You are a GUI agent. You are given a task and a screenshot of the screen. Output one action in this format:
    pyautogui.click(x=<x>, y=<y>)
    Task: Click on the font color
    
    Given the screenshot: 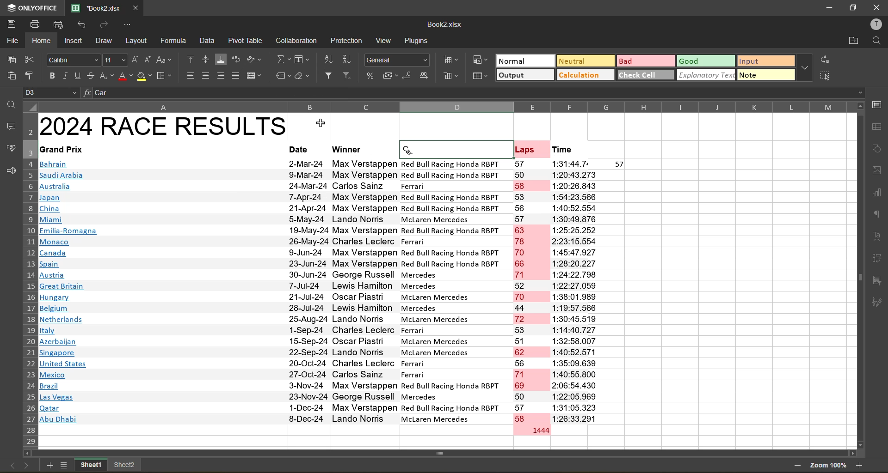 What is the action you would take?
    pyautogui.click(x=124, y=76)
    